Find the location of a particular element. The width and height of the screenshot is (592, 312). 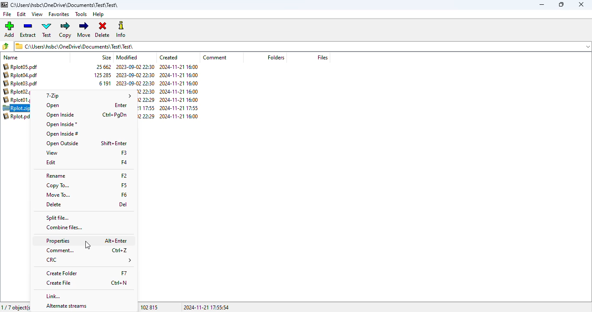

Ctrl+N is located at coordinates (119, 283).